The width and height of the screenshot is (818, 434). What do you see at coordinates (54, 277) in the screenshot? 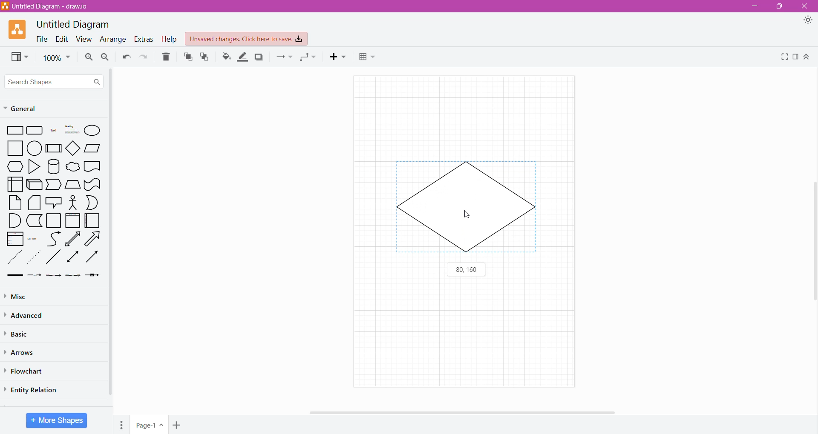
I see `Connector with 2 Labels` at bounding box center [54, 277].